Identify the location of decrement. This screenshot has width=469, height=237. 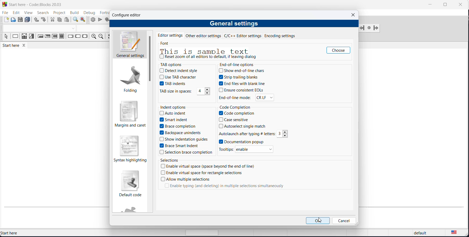
(286, 136).